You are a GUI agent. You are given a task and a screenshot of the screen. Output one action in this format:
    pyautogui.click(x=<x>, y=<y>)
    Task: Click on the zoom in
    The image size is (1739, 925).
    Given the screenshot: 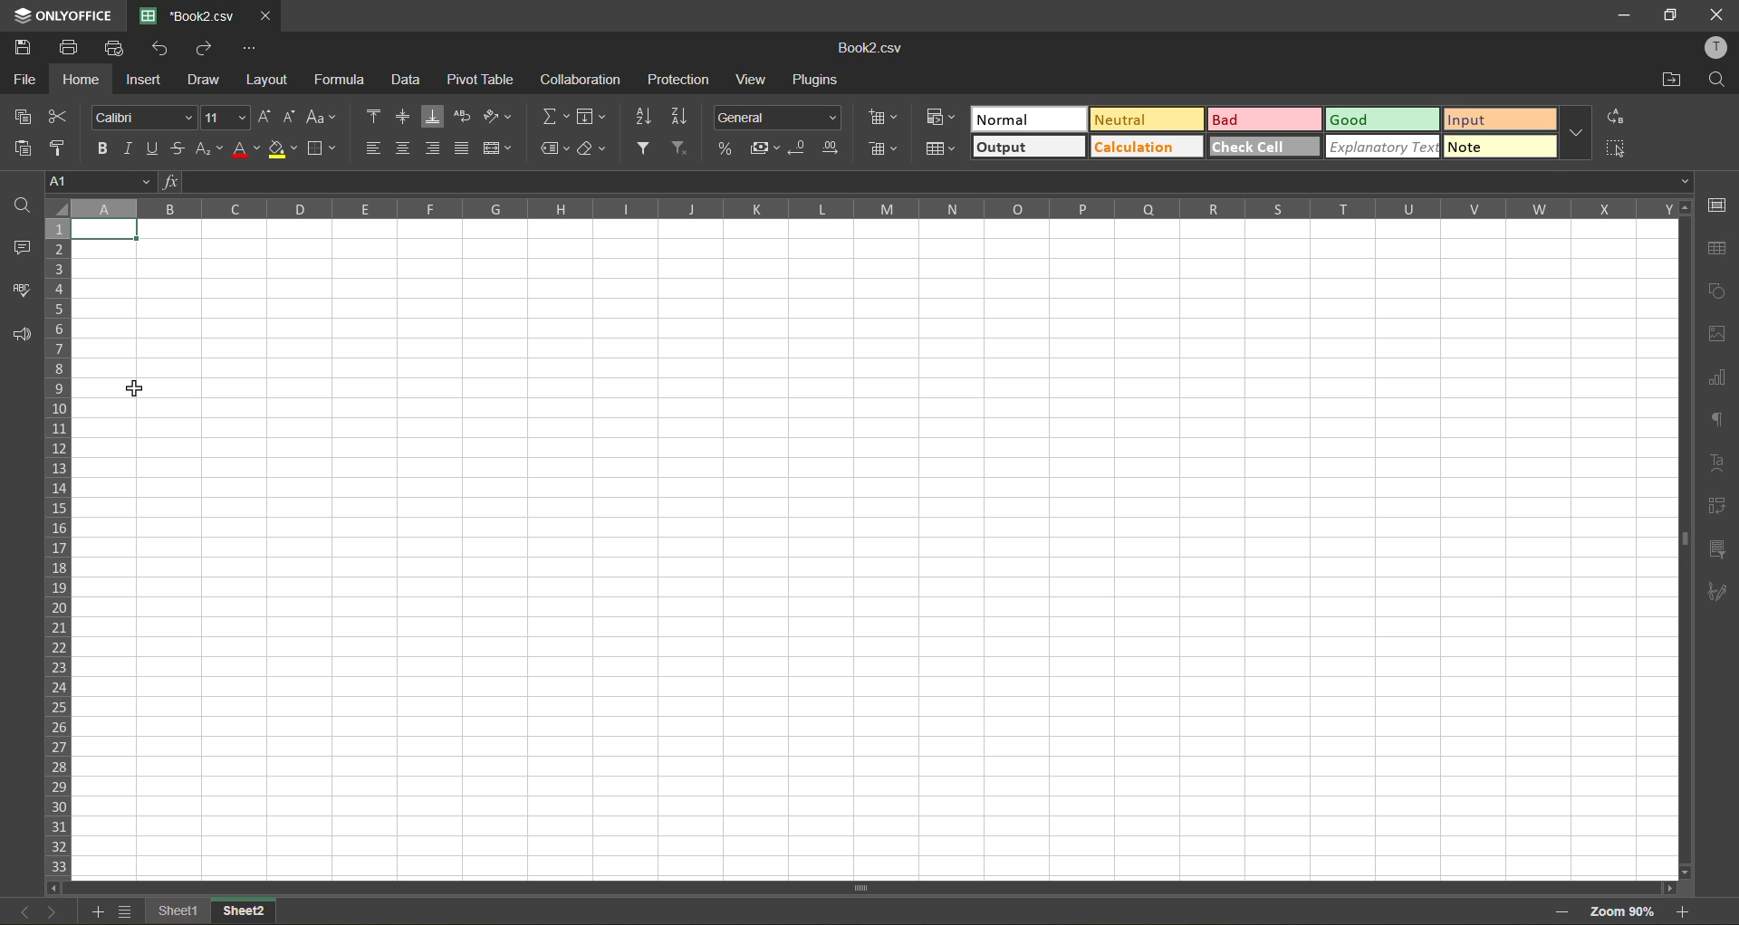 What is the action you would take?
    pyautogui.click(x=1686, y=912)
    